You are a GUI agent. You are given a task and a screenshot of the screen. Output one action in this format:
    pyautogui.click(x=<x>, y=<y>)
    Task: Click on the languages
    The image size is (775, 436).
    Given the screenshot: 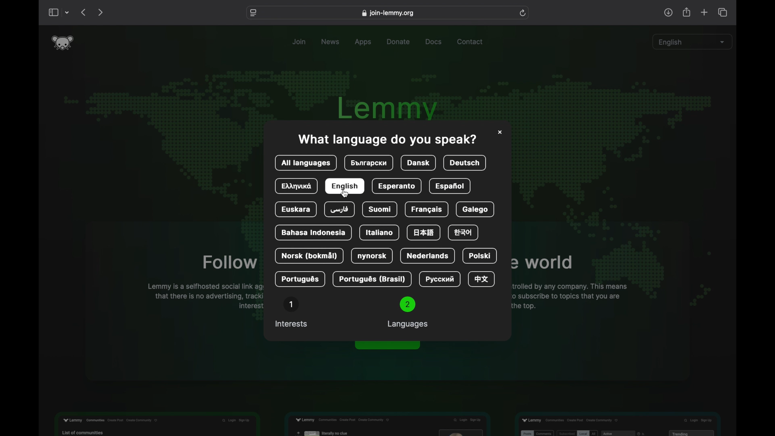 What is the action you would take?
    pyautogui.click(x=409, y=313)
    